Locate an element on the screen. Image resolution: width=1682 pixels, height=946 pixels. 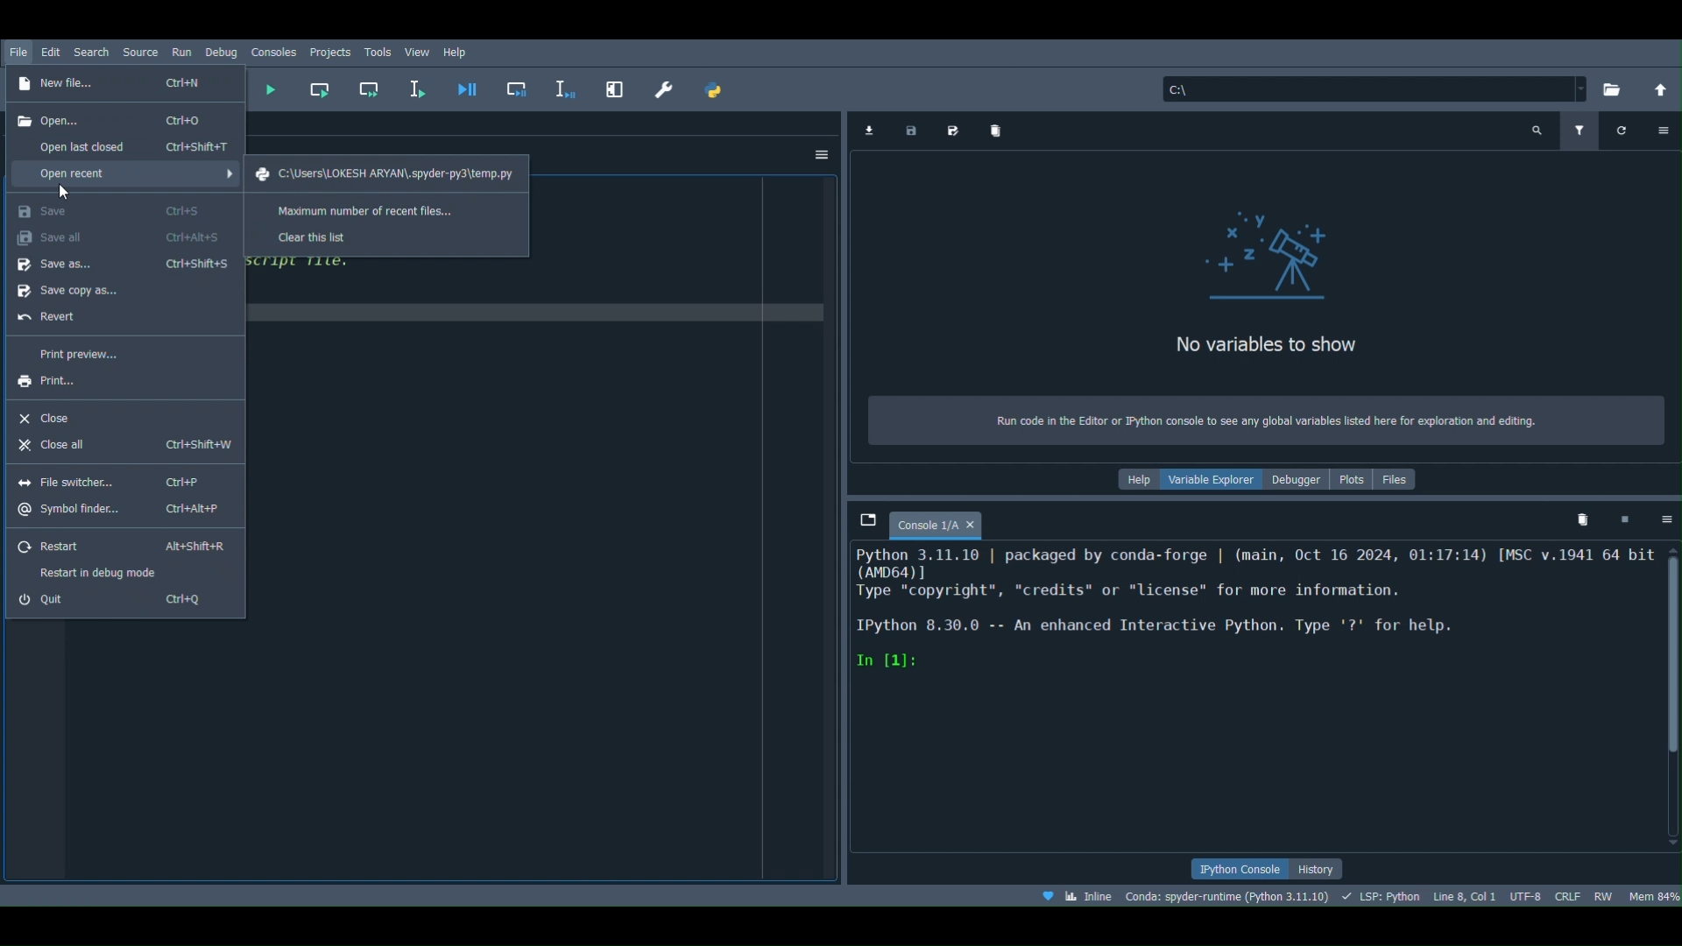
Console 1/A is located at coordinates (922, 526).